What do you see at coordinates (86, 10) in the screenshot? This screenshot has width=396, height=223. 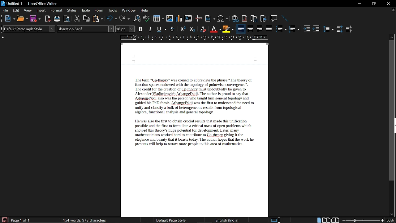 I see `table` at bounding box center [86, 10].